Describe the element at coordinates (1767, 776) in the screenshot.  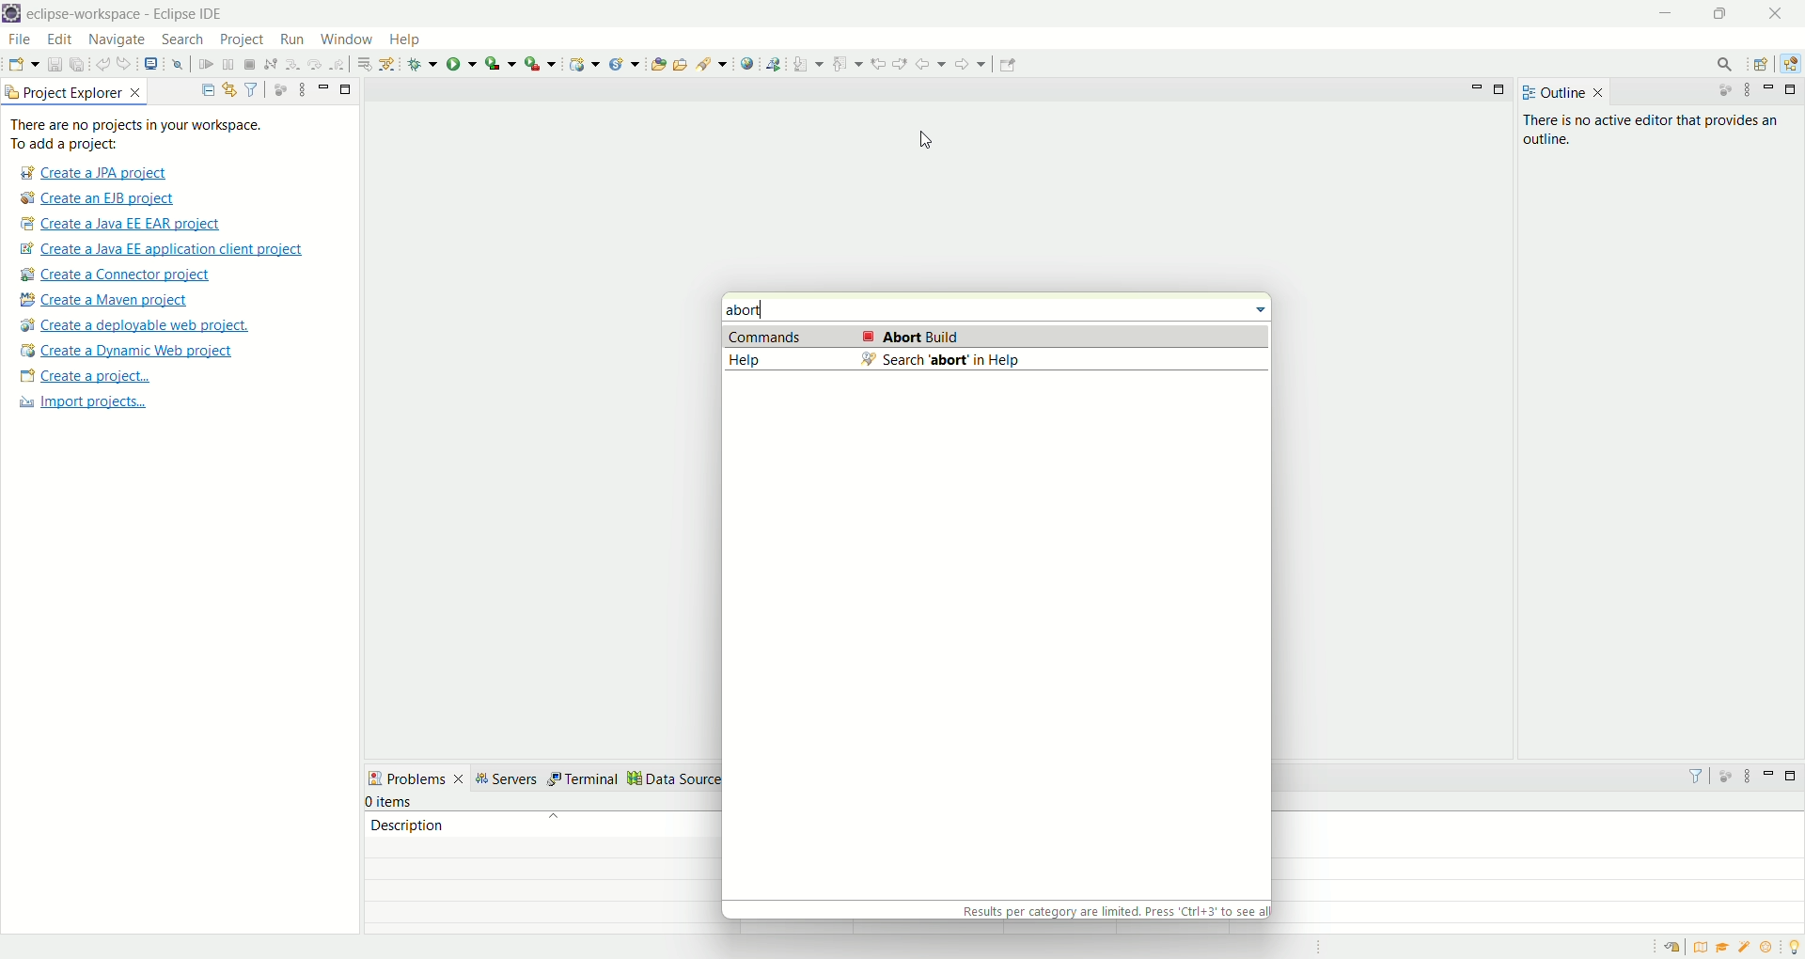
I see `minimize` at that location.